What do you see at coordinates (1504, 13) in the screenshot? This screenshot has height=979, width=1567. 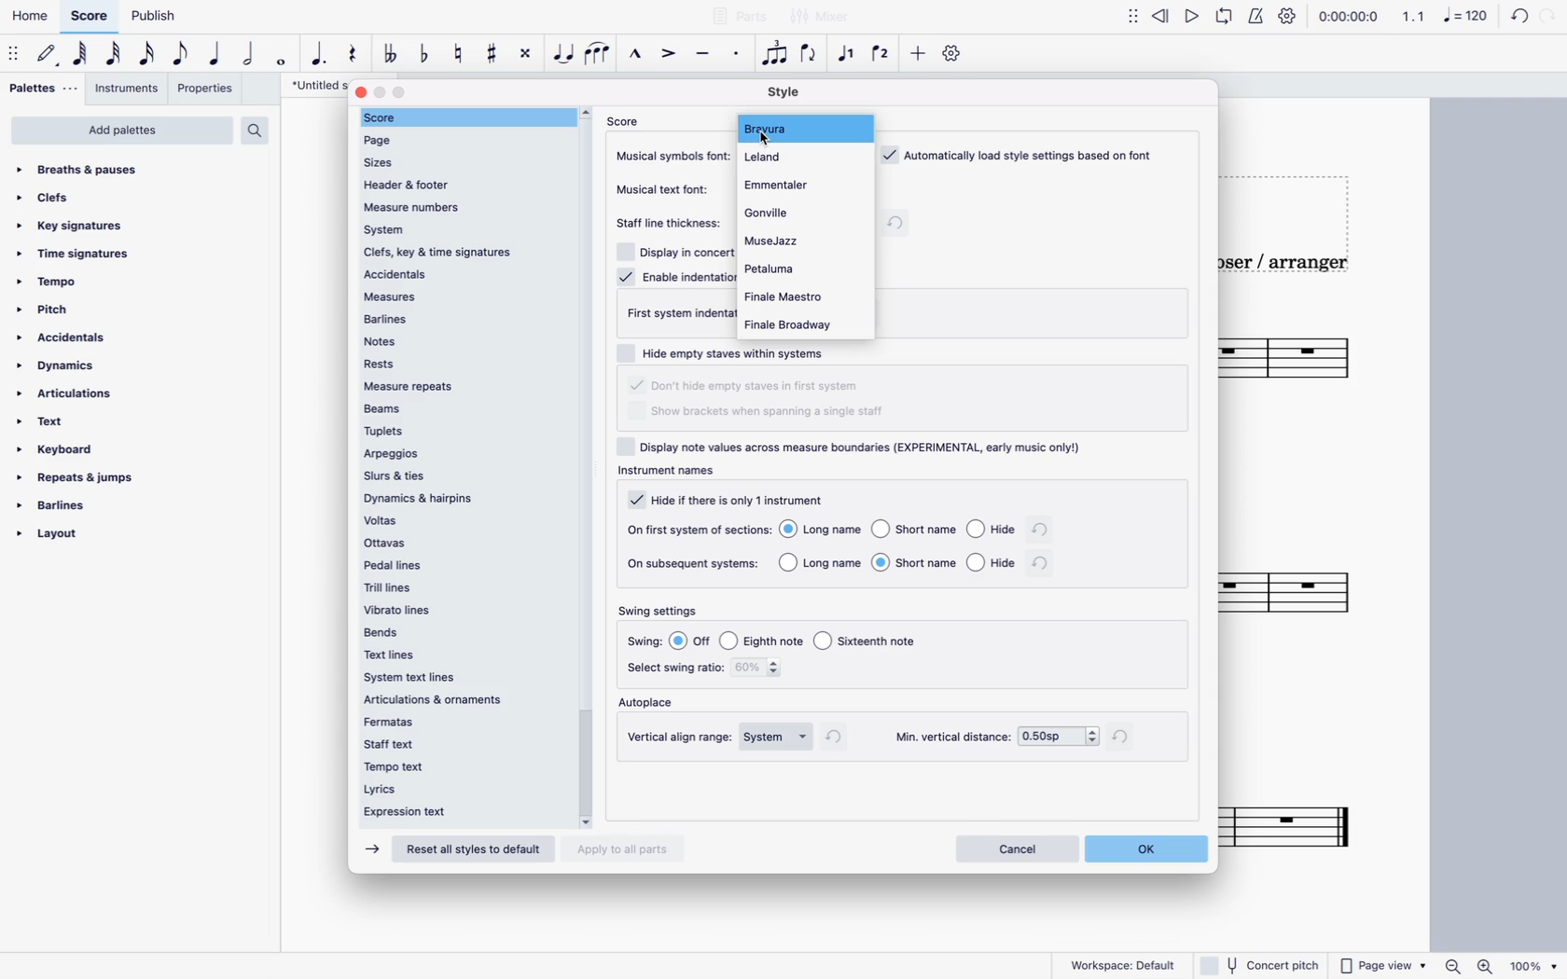 I see `cord` at bounding box center [1504, 13].